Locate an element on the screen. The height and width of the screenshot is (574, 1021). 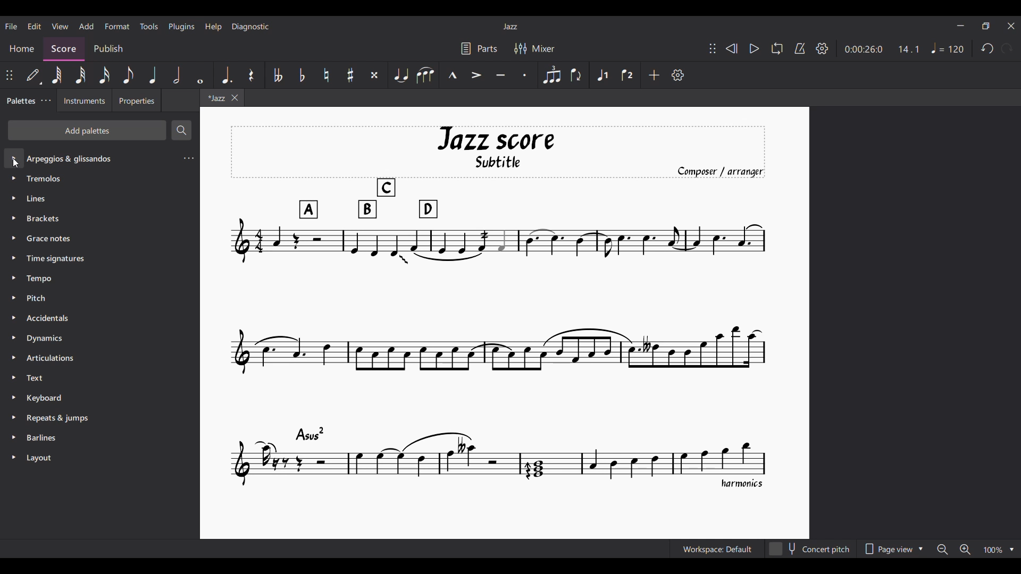
File menu is located at coordinates (11, 26).